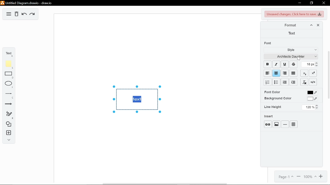  I want to click on subscript, so click(305, 73).